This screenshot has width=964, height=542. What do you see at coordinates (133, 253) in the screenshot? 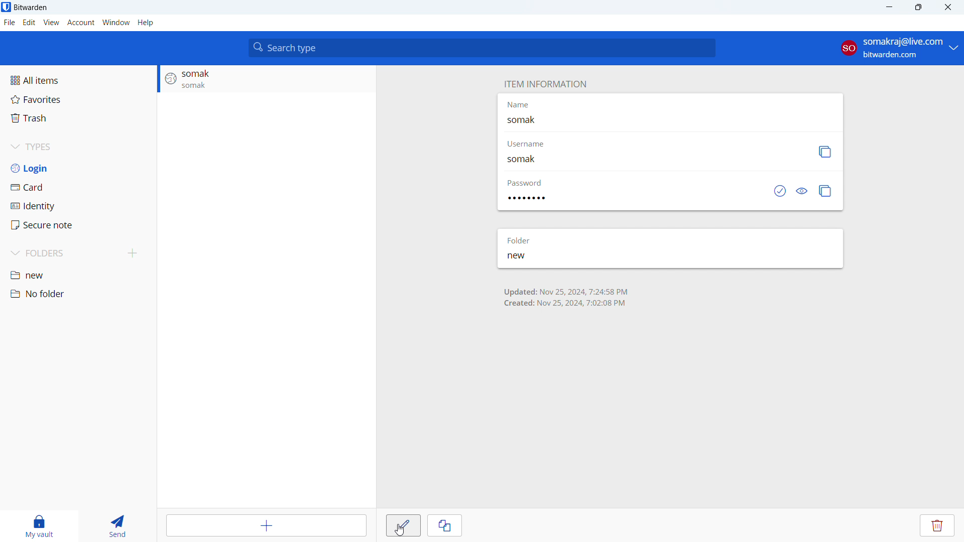
I see `add folders` at bounding box center [133, 253].